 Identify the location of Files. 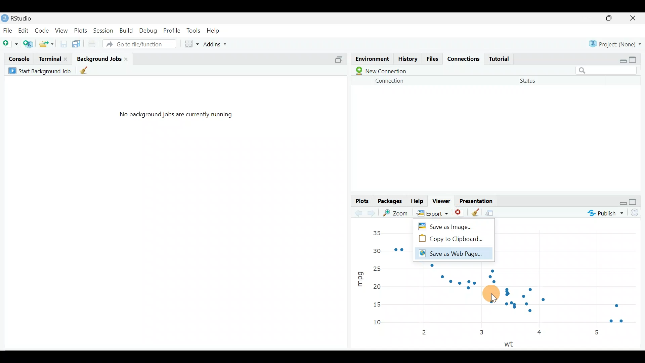
(433, 59).